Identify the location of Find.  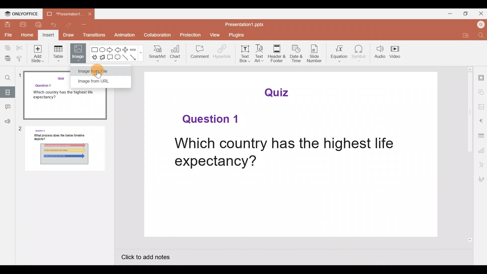
(480, 36).